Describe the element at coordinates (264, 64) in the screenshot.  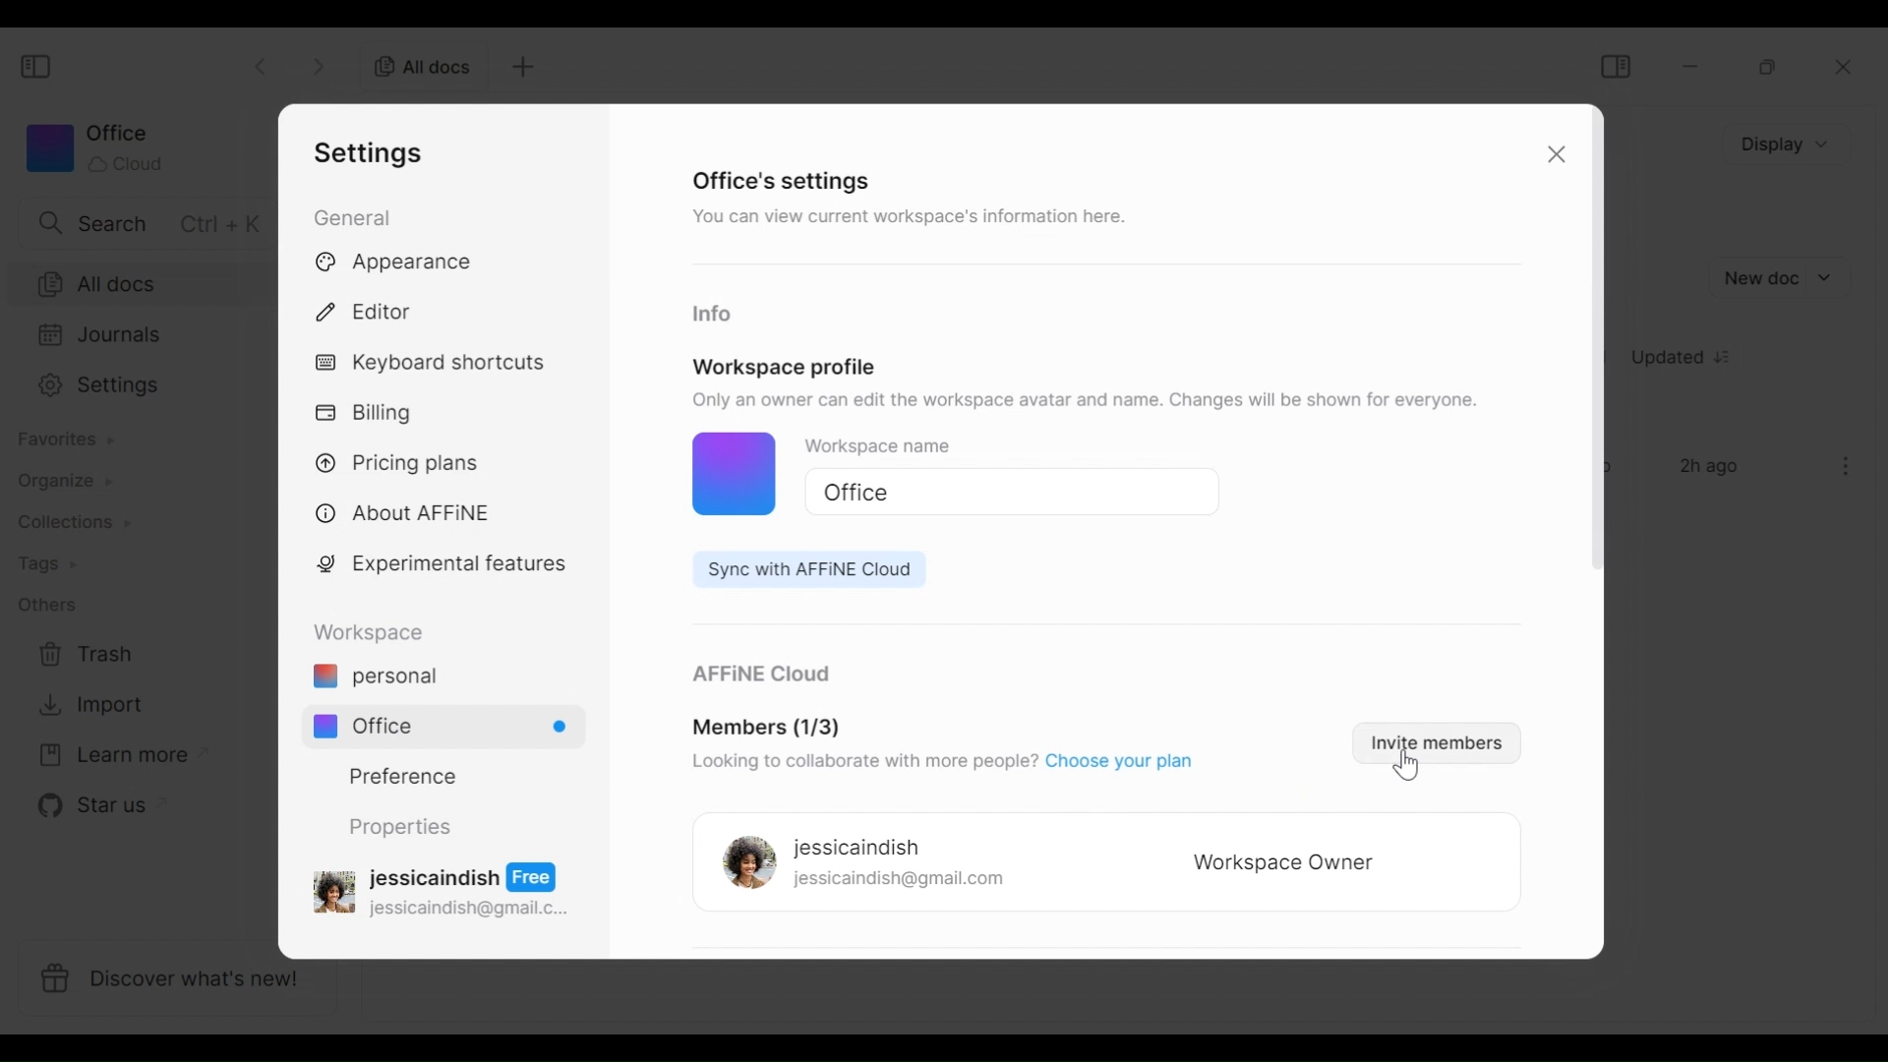
I see `Go back` at that location.